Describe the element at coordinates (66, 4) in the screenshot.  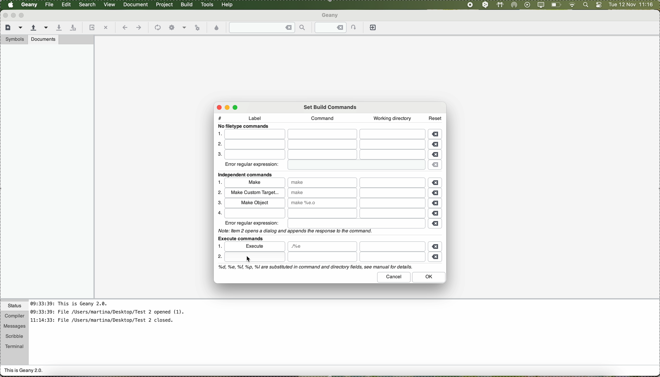
I see `edit` at that location.